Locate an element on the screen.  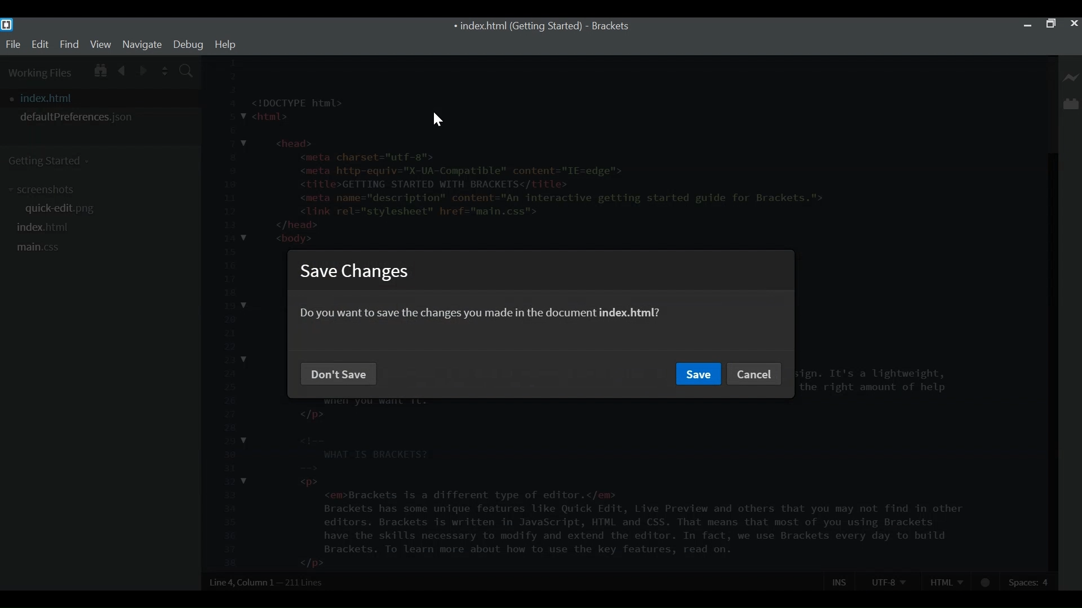
Line 4, Column 1— 211 Lines is located at coordinates (267, 582).